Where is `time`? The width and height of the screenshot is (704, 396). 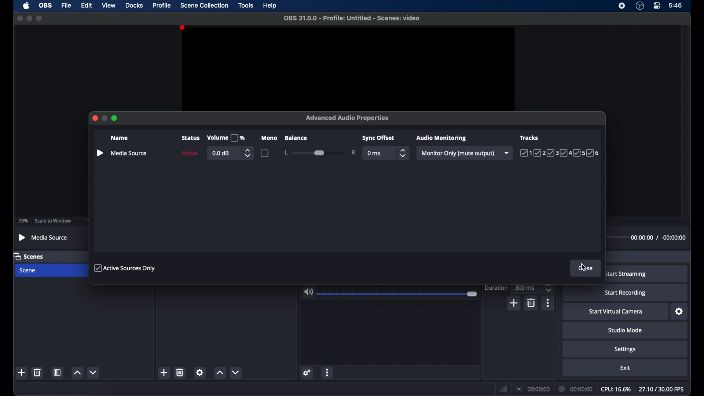 time is located at coordinates (675, 5).